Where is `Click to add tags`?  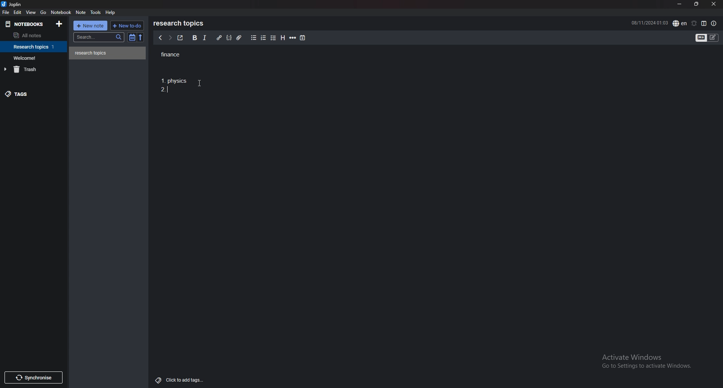 Click to add tags is located at coordinates (178, 380).